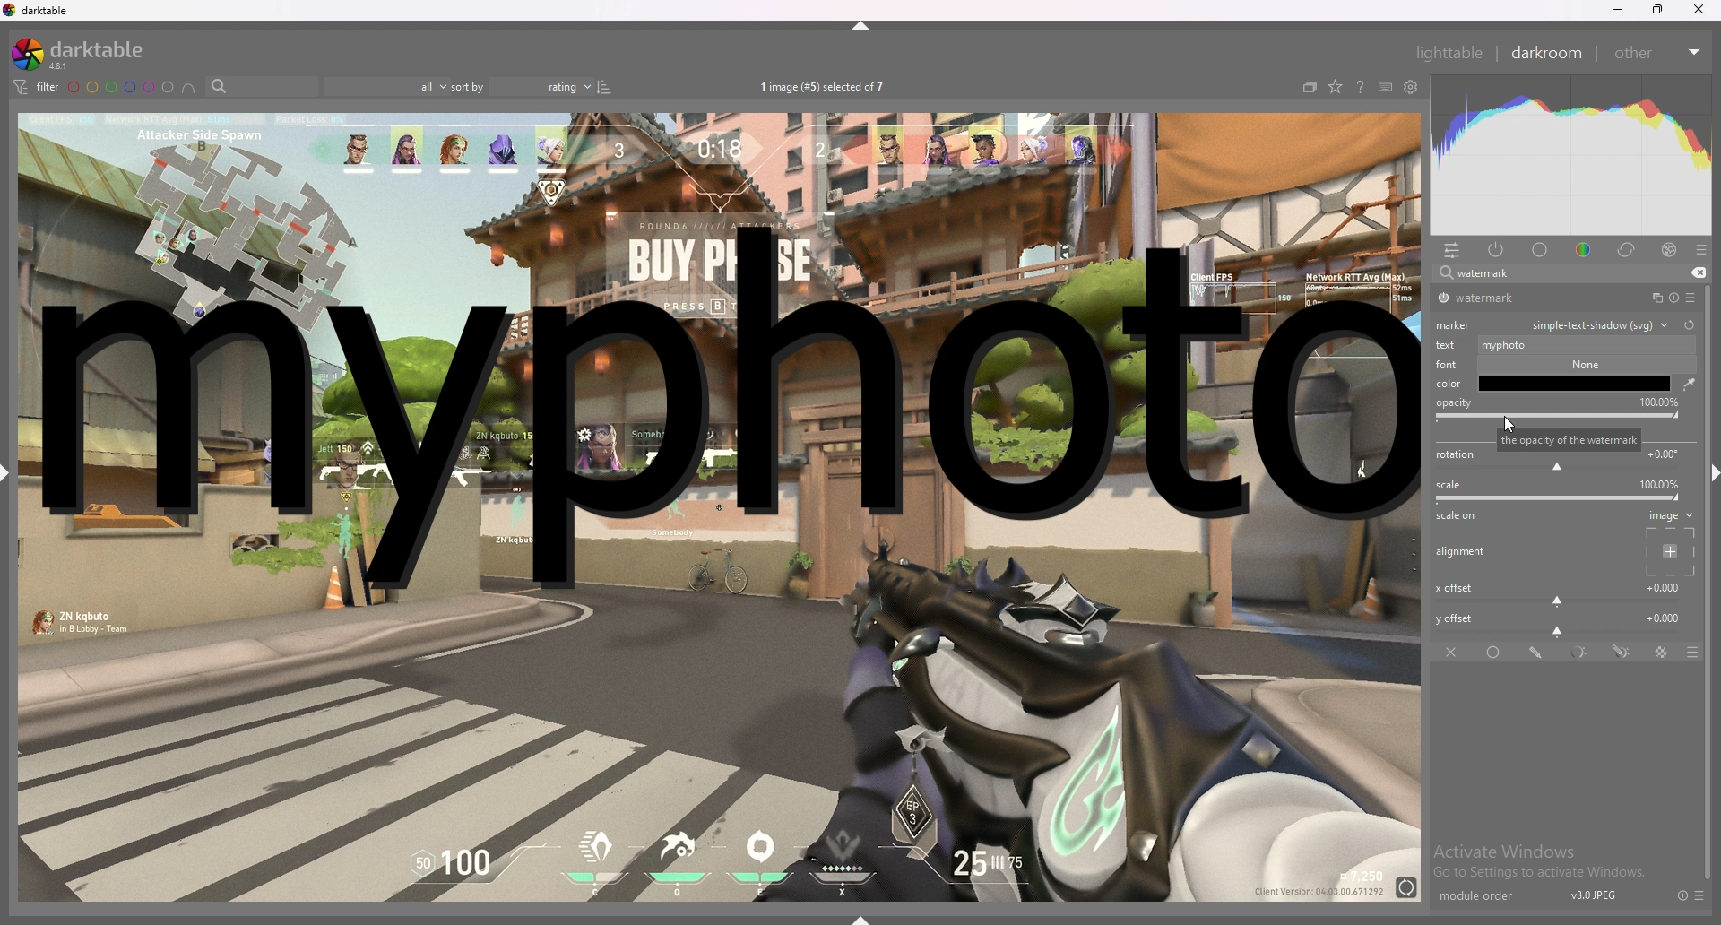 The width and height of the screenshot is (1721, 925). Describe the element at coordinates (1622, 651) in the screenshot. I see `drawn and parametric mask` at that location.